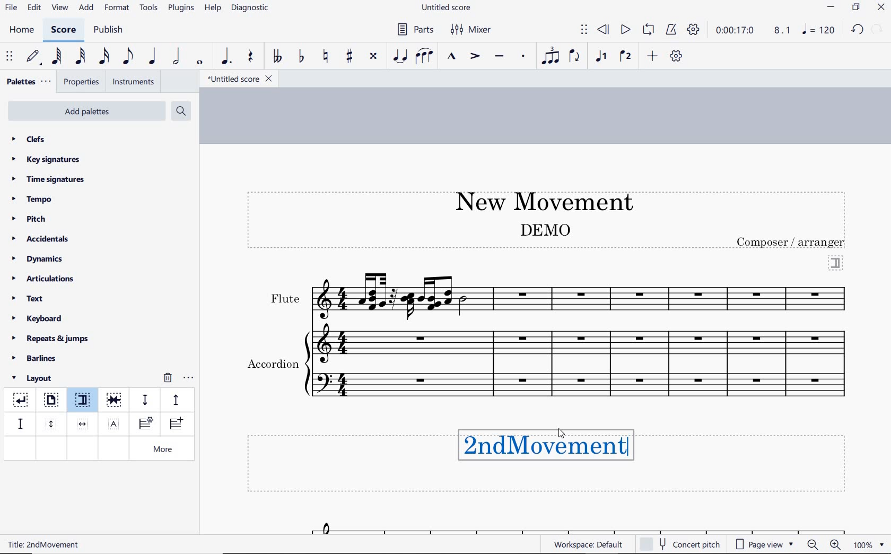 Image resolution: width=891 pixels, height=554 pixels. What do you see at coordinates (475, 56) in the screenshot?
I see `accent` at bounding box center [475, 56].